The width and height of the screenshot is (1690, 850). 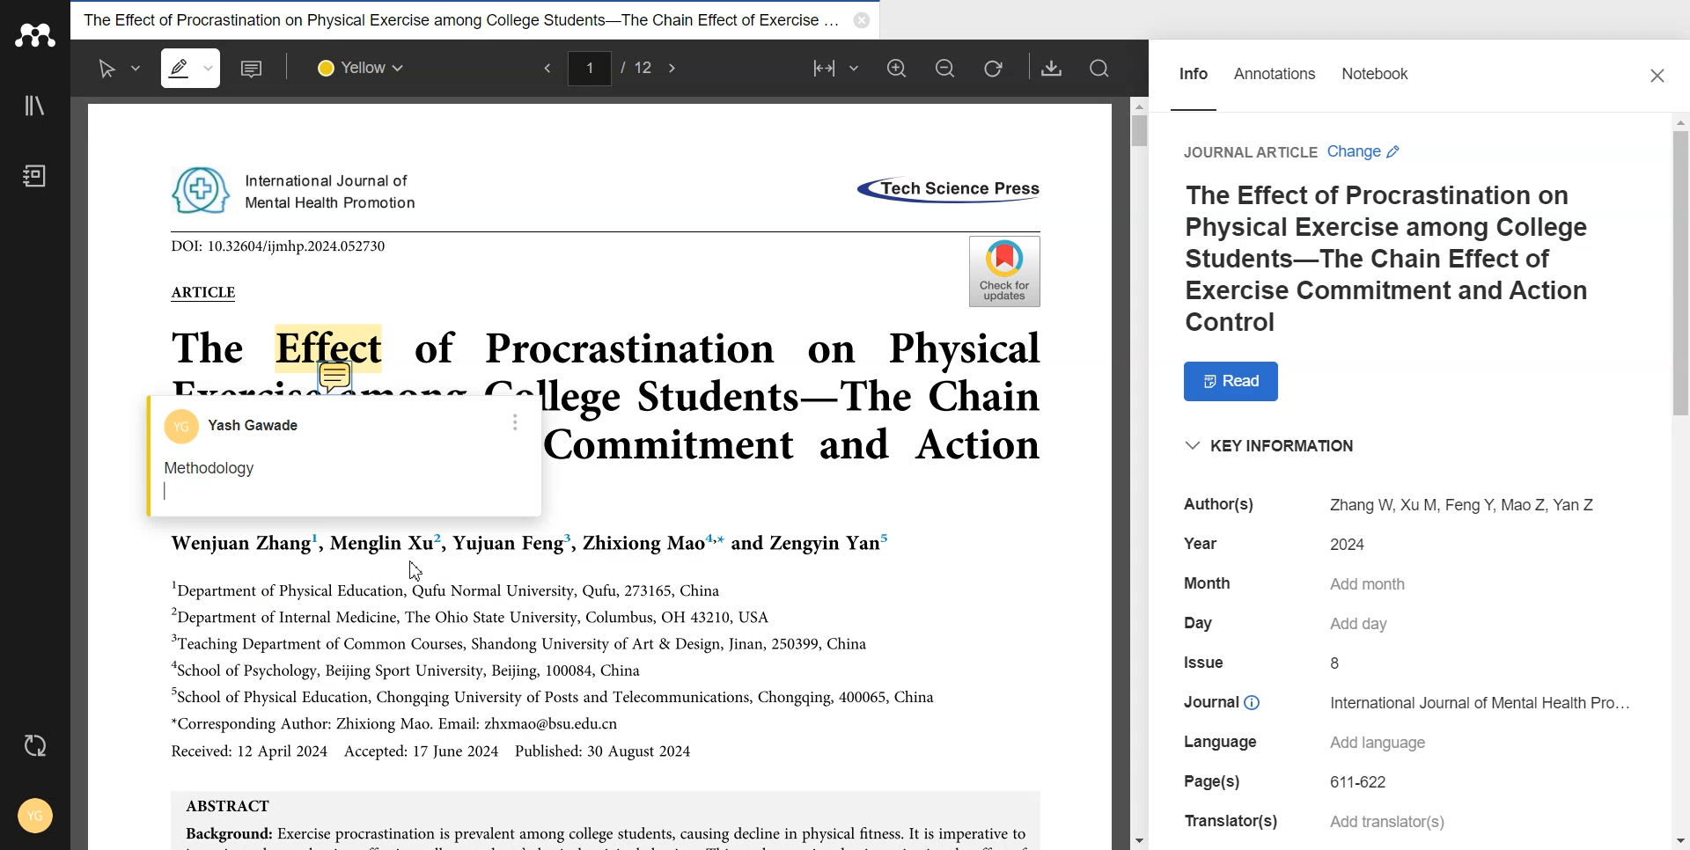 What do you see at coordinates (671, 69) in the screenshot?
I see `Next` at bounding box center [671, 69].